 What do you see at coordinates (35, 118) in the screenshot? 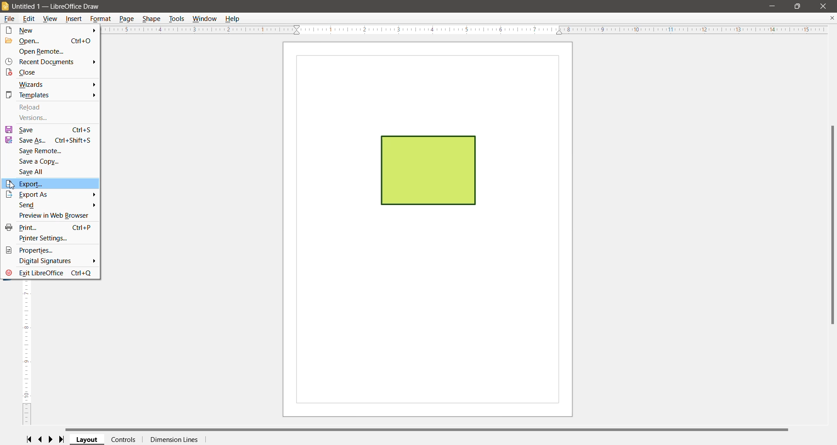
I see `Versions` at bounding box center [35, 118].